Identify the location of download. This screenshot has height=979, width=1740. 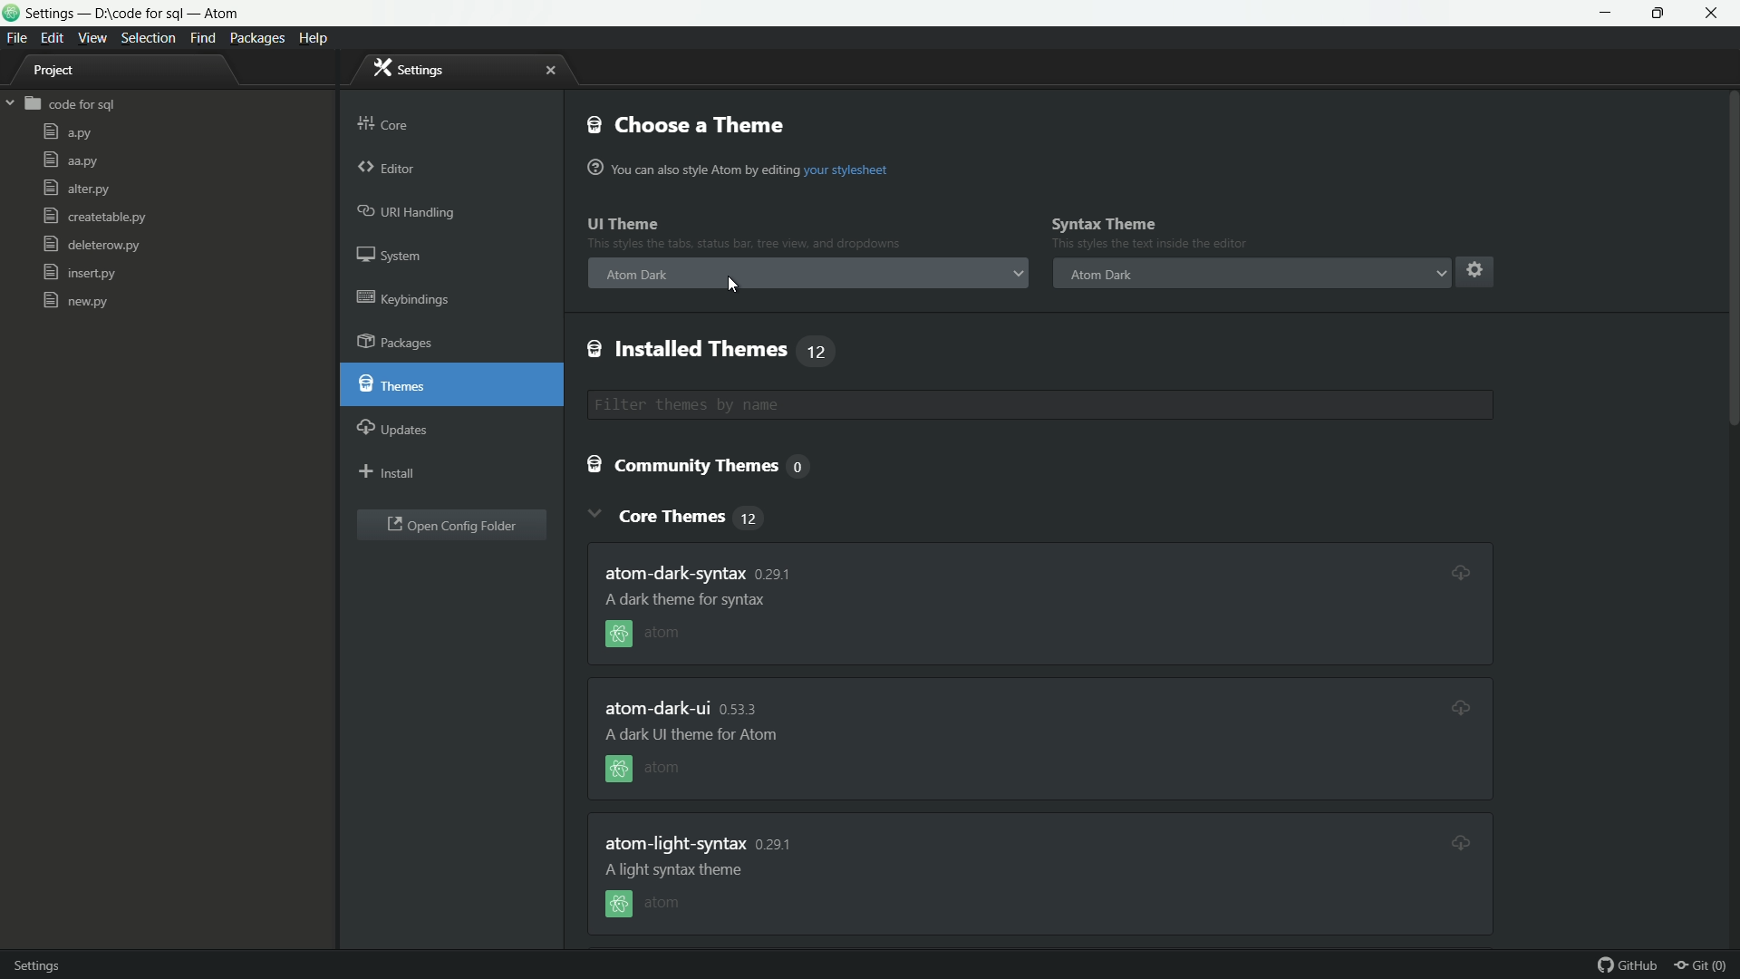
(1457, 841).